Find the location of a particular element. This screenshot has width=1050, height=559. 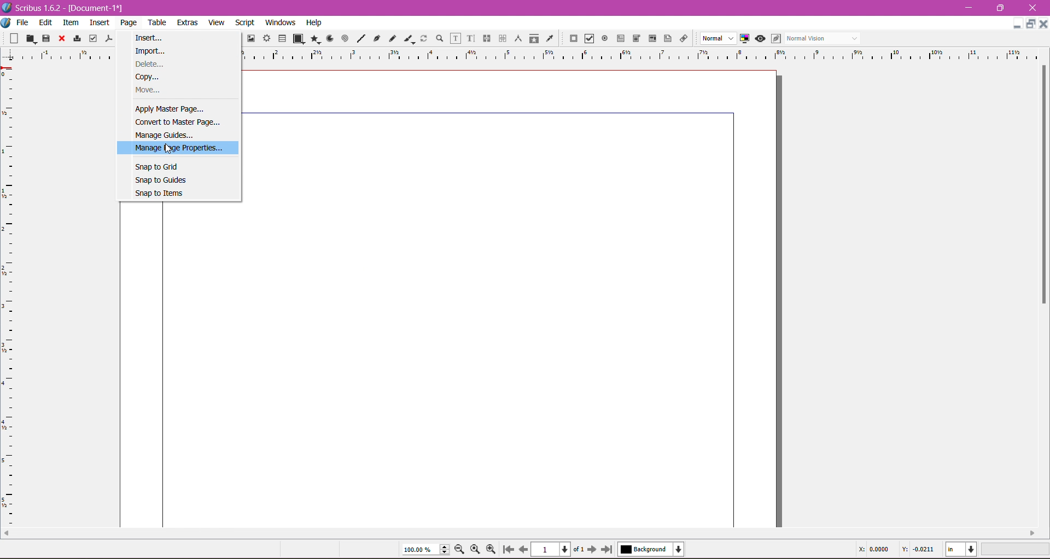

Select the visual appearance of the display is located at coordinates (825, 39).